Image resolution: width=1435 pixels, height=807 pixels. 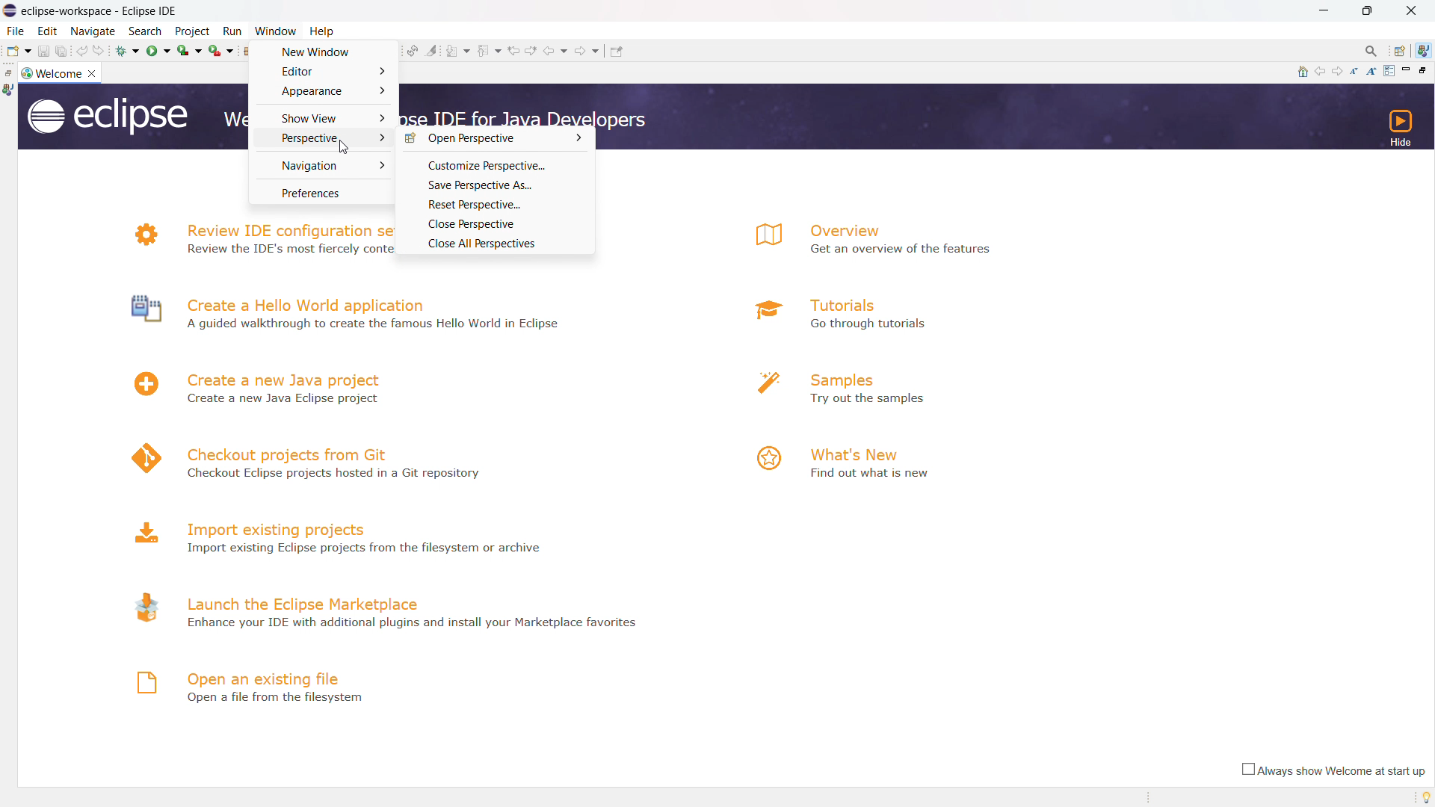 I want to click on coverage, so click(x=189, y=50).